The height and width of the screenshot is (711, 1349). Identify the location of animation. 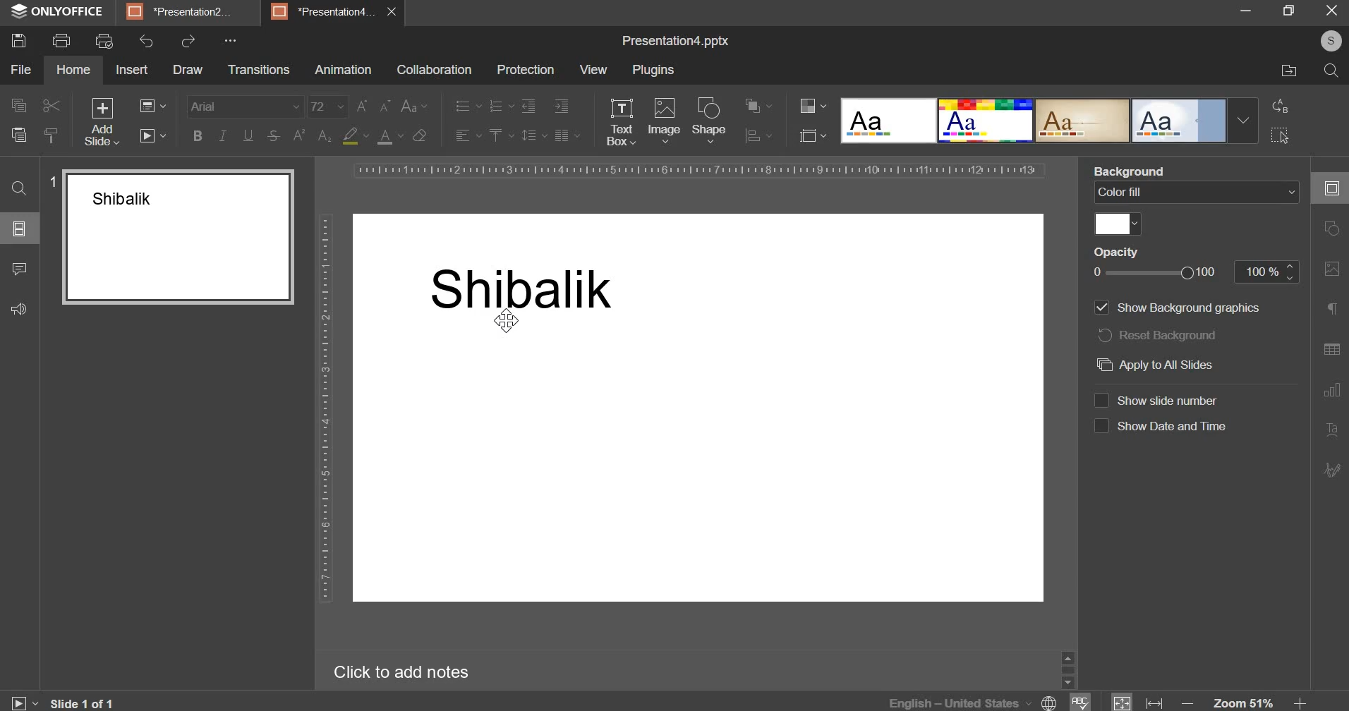
(344, 70).